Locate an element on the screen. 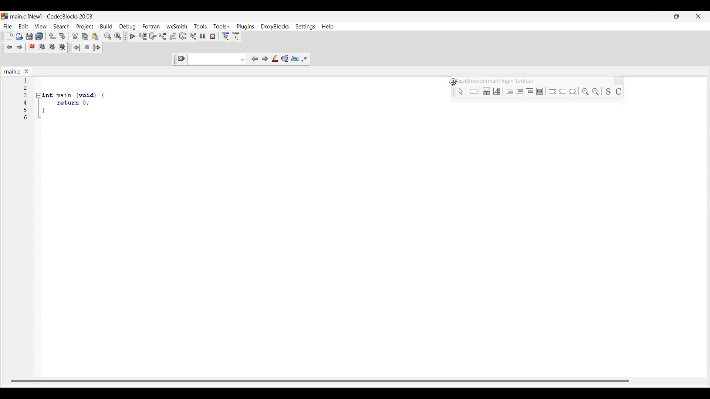 The height and width of the screenshot is (399, 710).  is located at coordinates (63, 113).